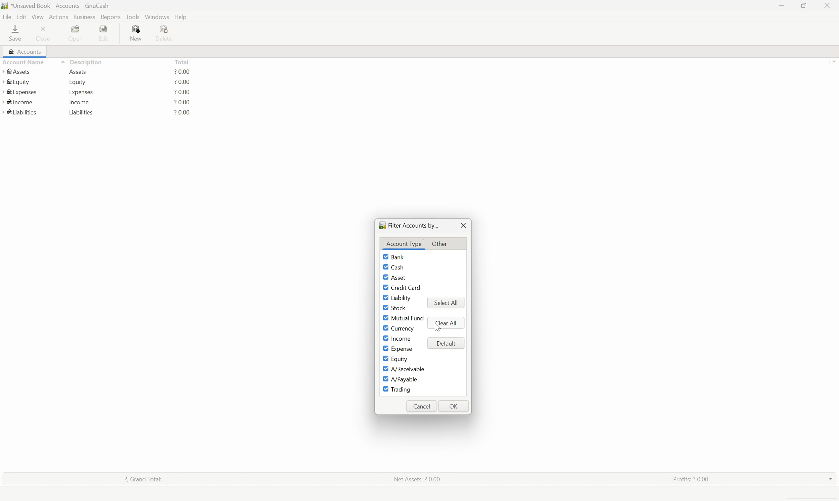 This screenshot has width=839, height=501. Describe the element at coordinates (81, 112) in the screenshot. I see `Liabilities` at that location.